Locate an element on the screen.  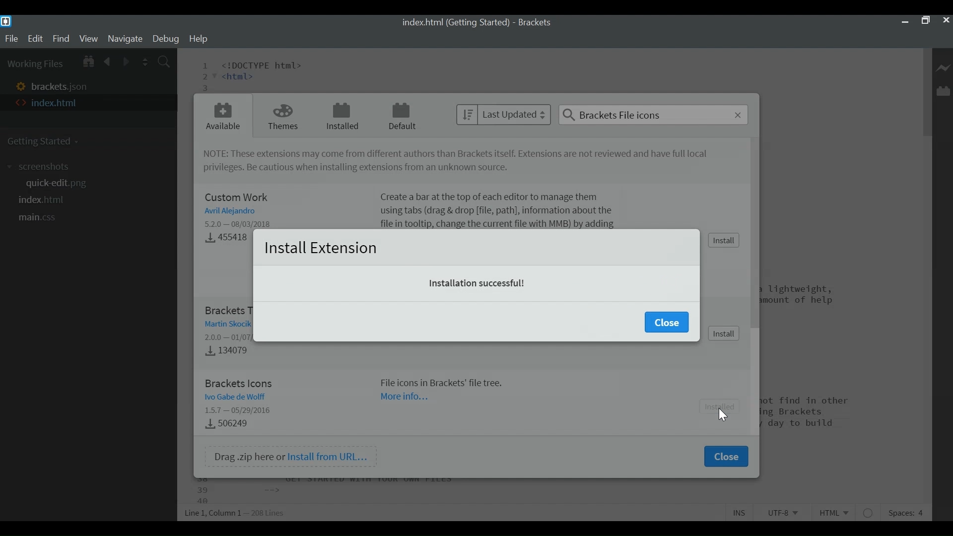
Author is located at coordinates (227, 323).